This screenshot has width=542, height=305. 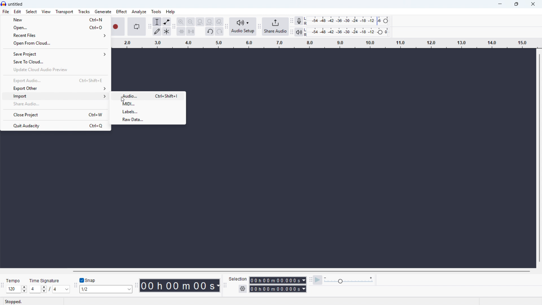 What do you see at coordinates (210, 32) in the screenshot?
I see `Undo` at bounding box center [210, 32].